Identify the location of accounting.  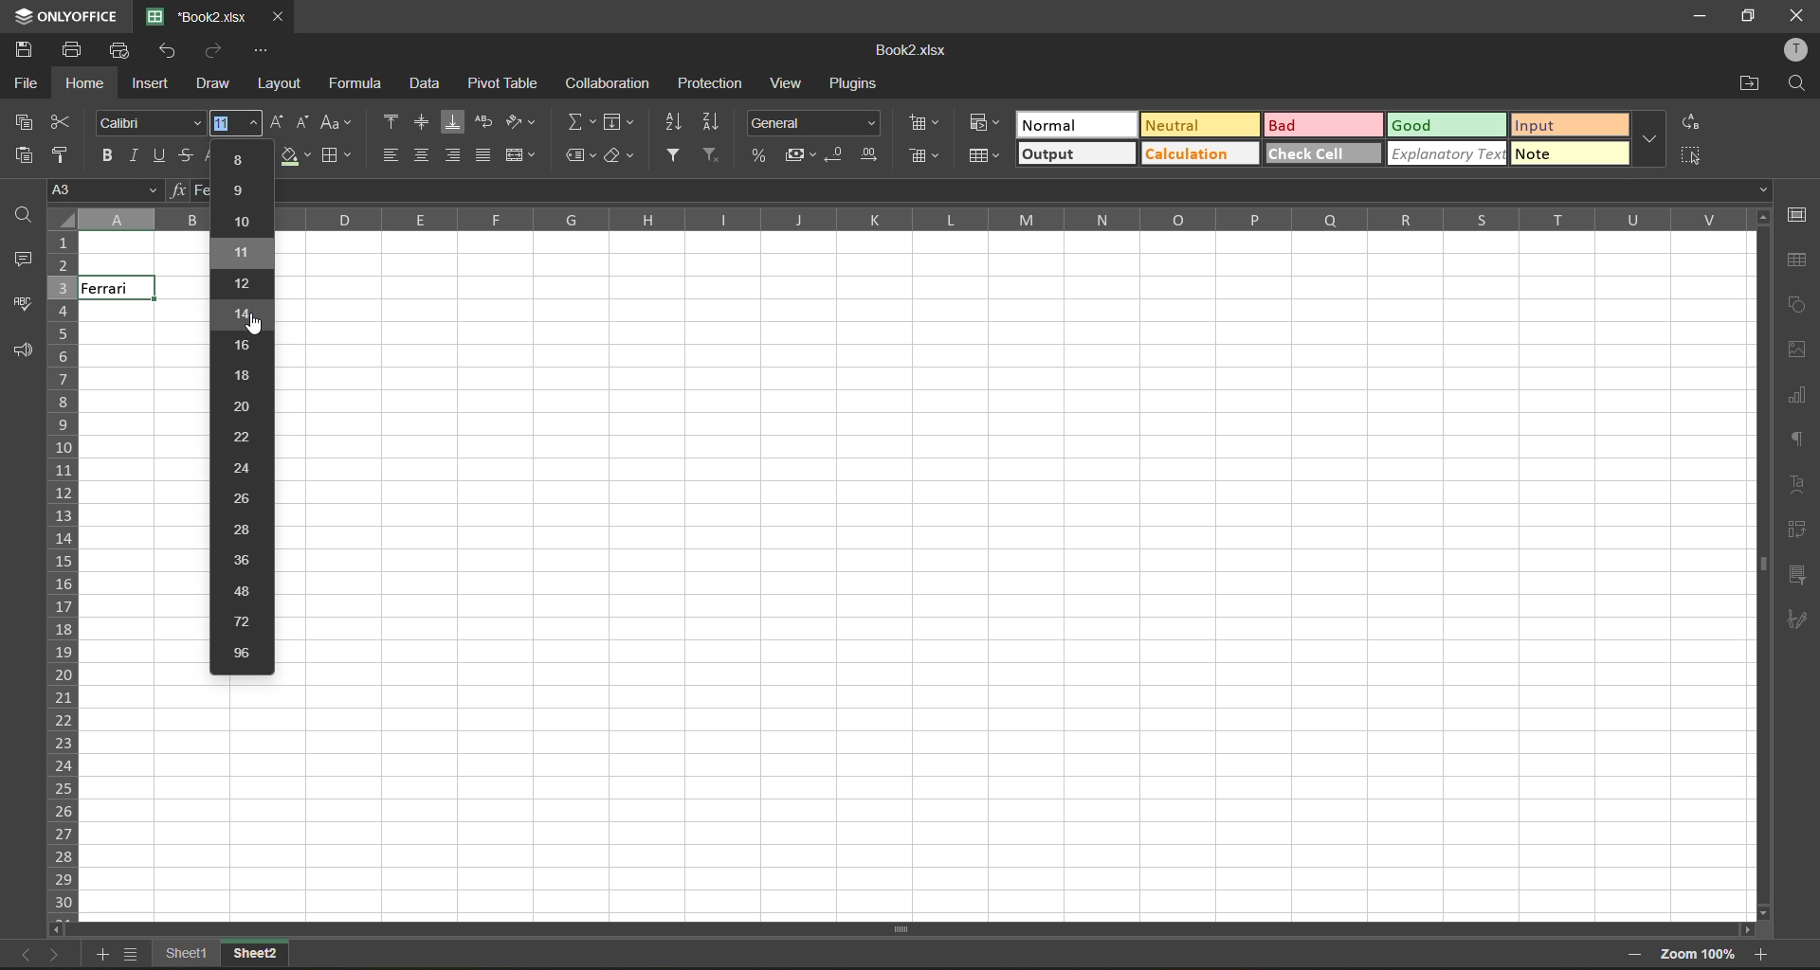
(796, 152).